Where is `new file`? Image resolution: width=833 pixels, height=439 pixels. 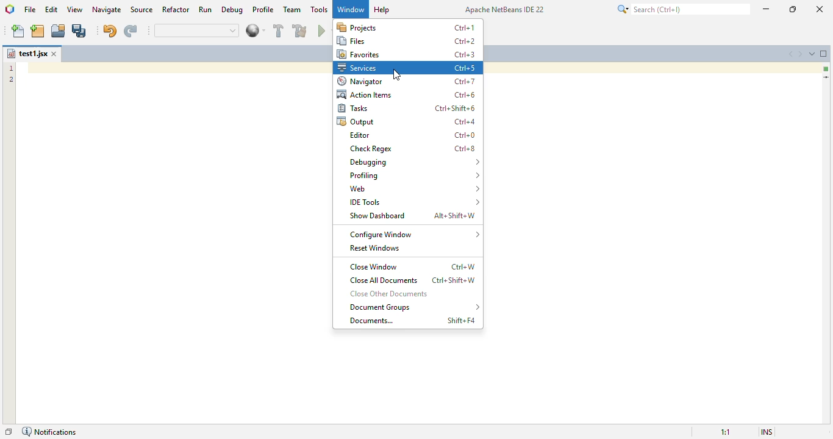 new file is located at coordinates (18, 30).